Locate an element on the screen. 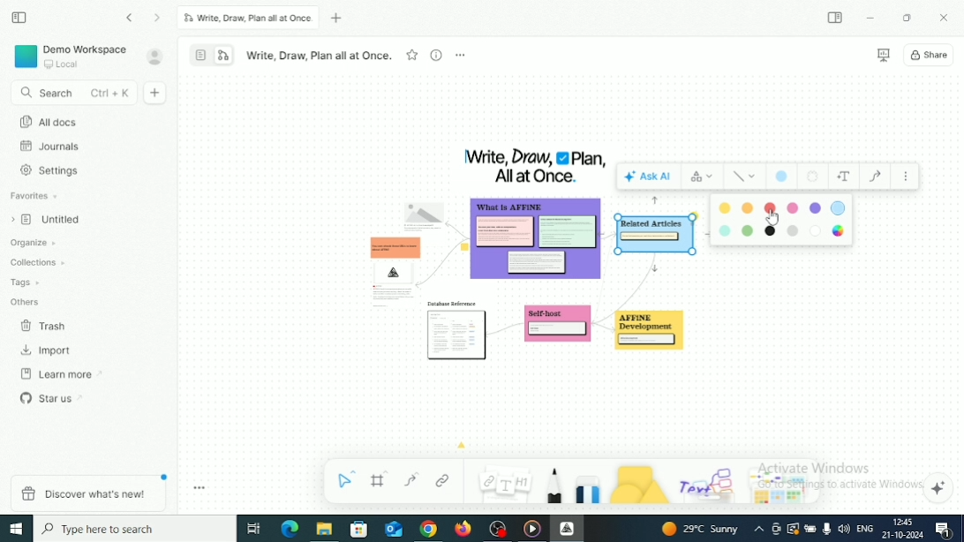 This screenshot has height=542, width=964. Draw connector is located at coordinates (875, 177).